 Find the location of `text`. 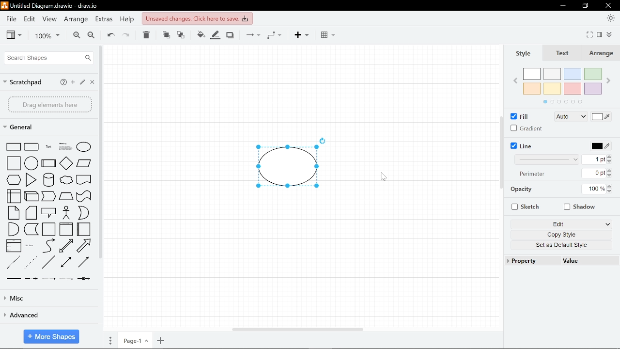

text is located at coordinates (47, 147).